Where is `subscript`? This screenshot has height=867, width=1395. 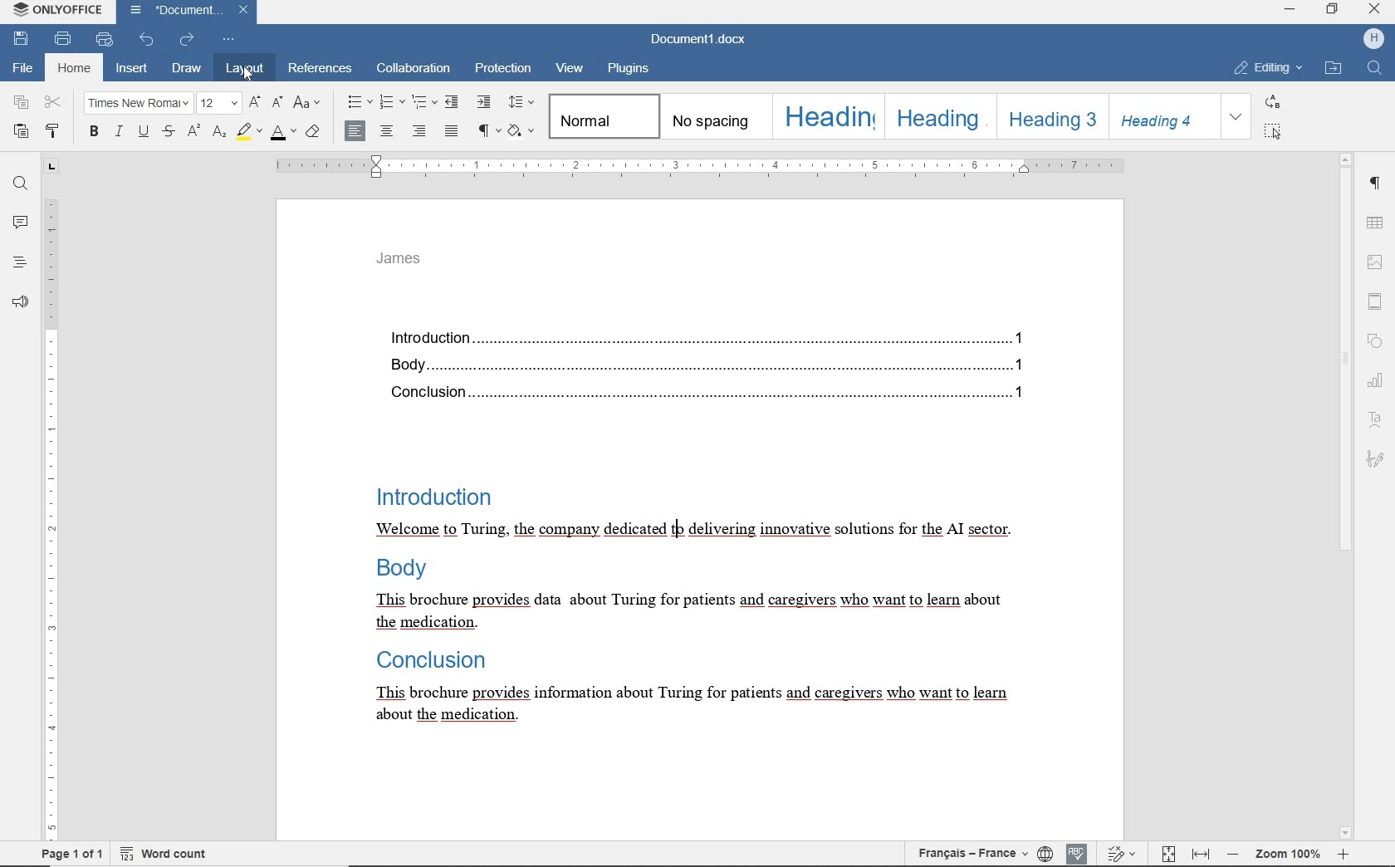
subscript is located at coordinates (220, 133).